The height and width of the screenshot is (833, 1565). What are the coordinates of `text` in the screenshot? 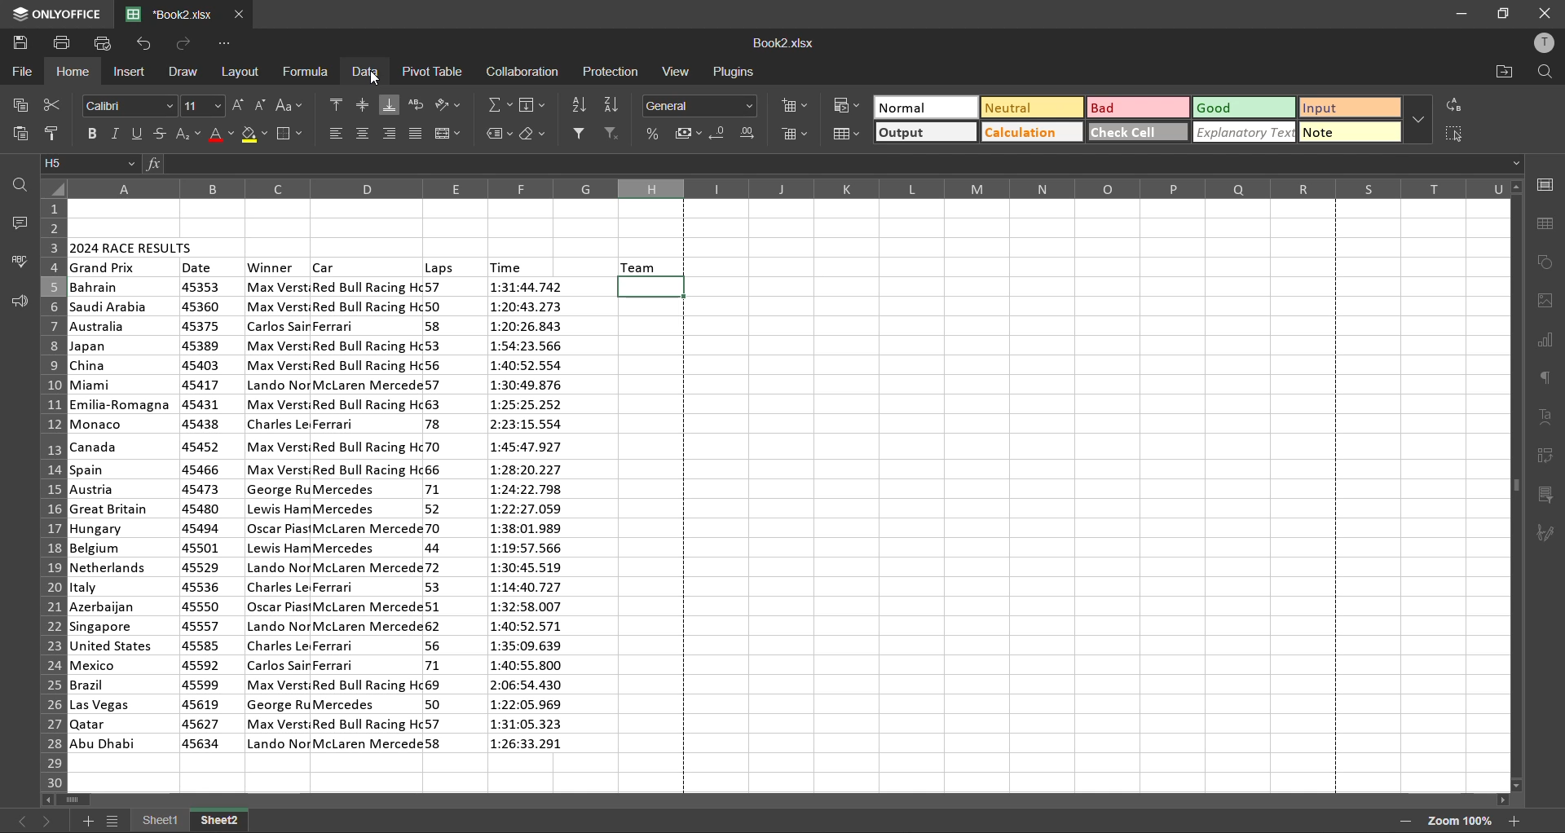 It's located at (1547, 417).